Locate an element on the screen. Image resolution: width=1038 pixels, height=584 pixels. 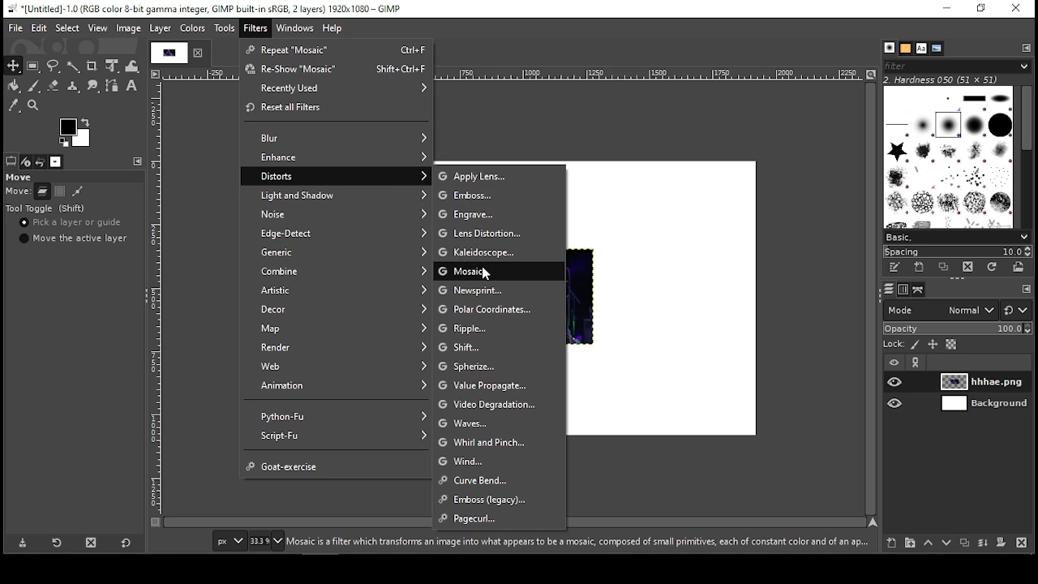
undo history is located at coordinates (39, 161).